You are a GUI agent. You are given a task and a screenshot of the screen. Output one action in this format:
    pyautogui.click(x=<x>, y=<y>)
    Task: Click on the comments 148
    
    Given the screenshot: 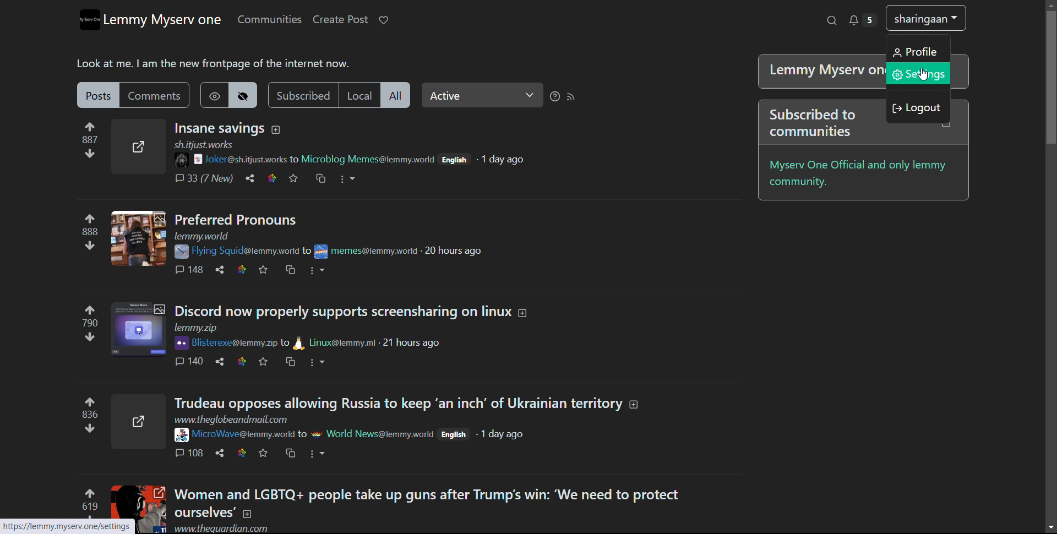 What is the action you would take?
    pyautogui.click(x=189, y=270)
    